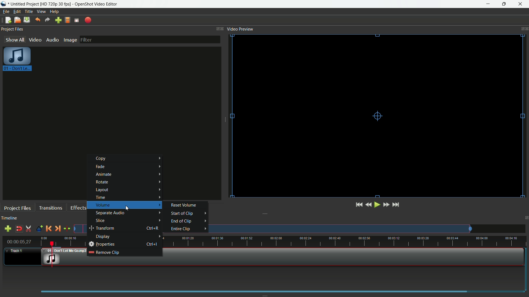  What do you see at coordinates (115, 229) in the screenshot?
I see `transform` at bounding box center [115, 229].